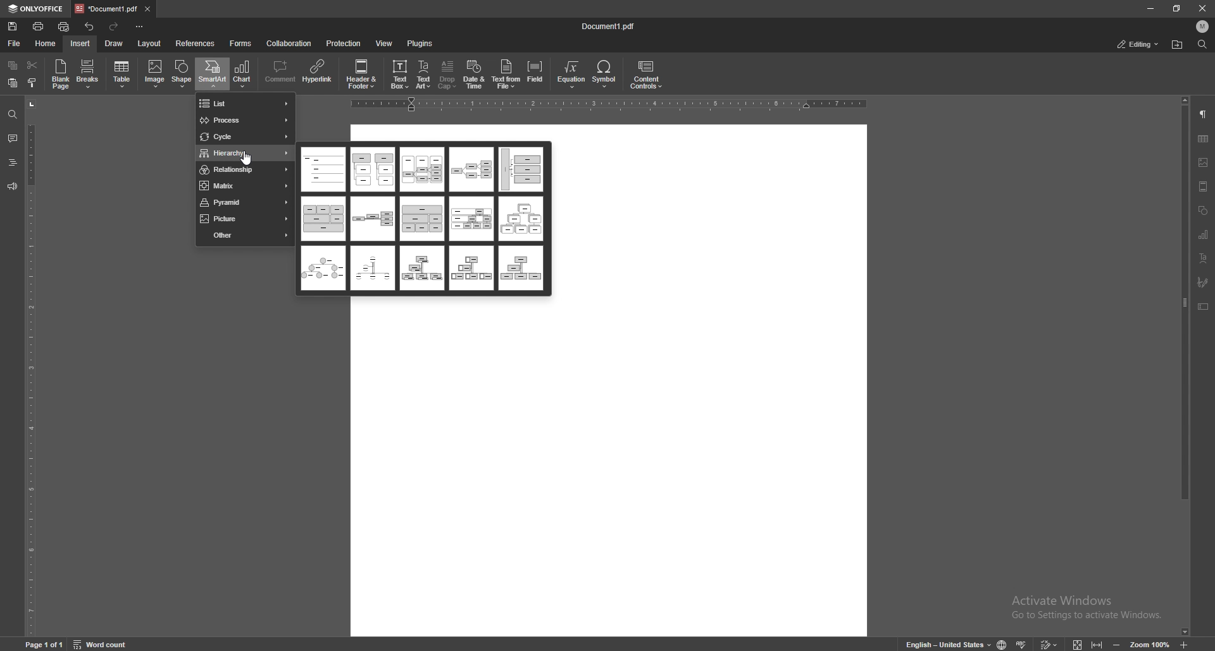  What do you see at coordinates (1139, 44) in the screenshot?
I see `editing` at bounding box center [1139, 44].